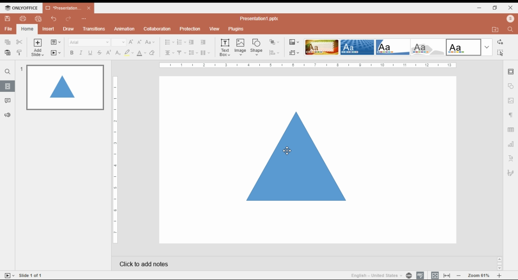 The image size is (518, 280). I want to click on file, so click(8, 29).